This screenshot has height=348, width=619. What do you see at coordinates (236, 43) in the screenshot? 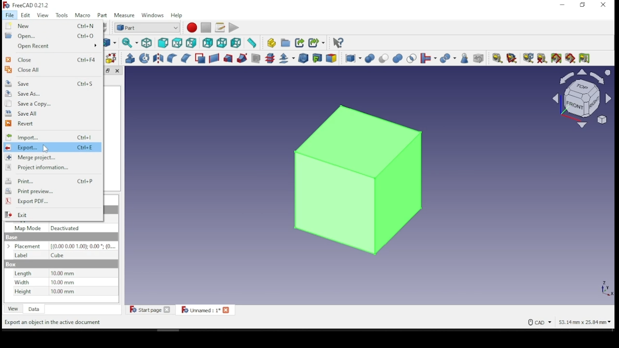
I see `left` at bounding box center [236, 43].